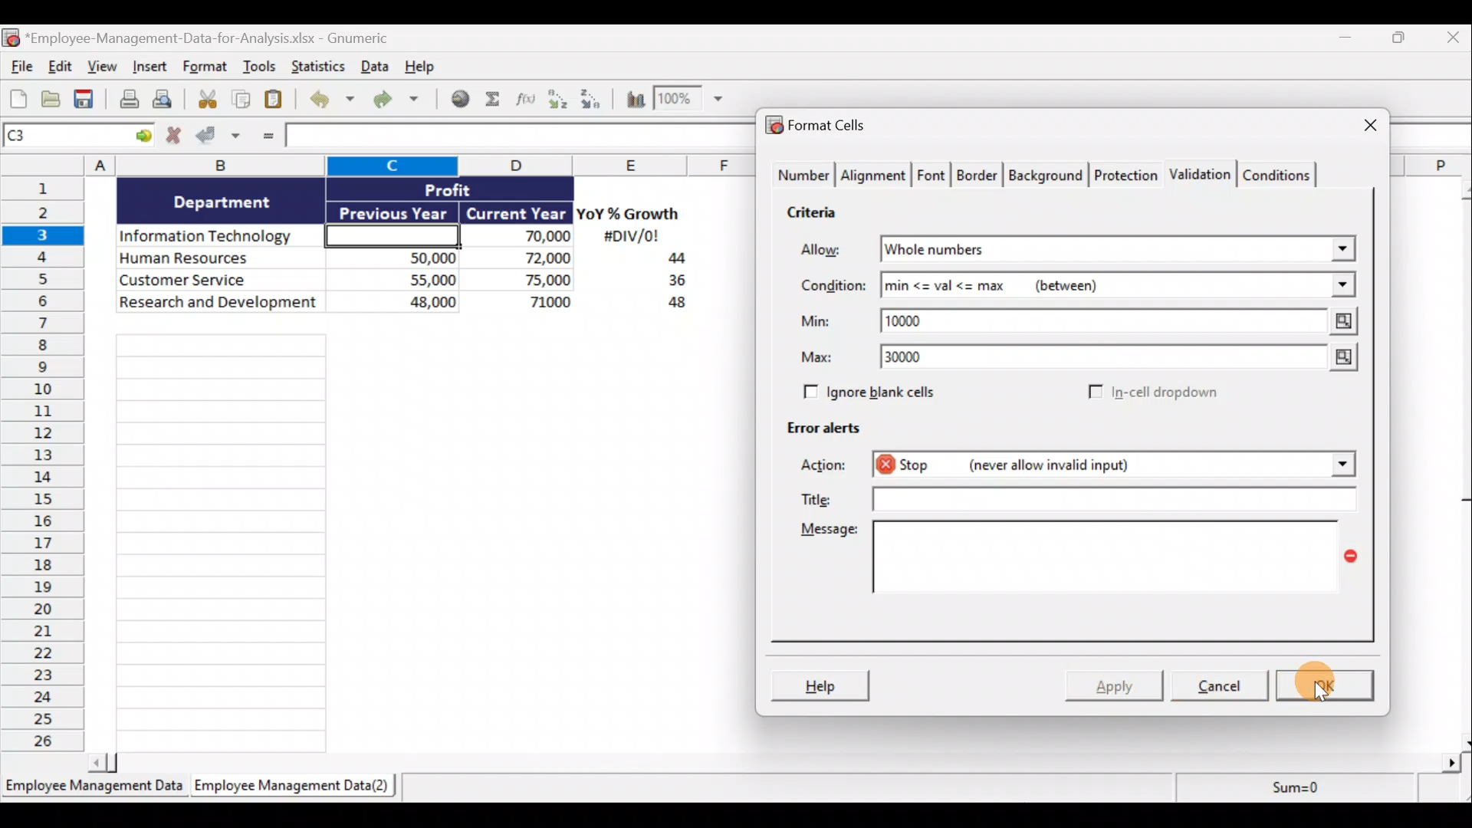  What do you see at coordinates (1356, 127) in the screenshot?
I see `Close` at bounding box center [1356, 127].